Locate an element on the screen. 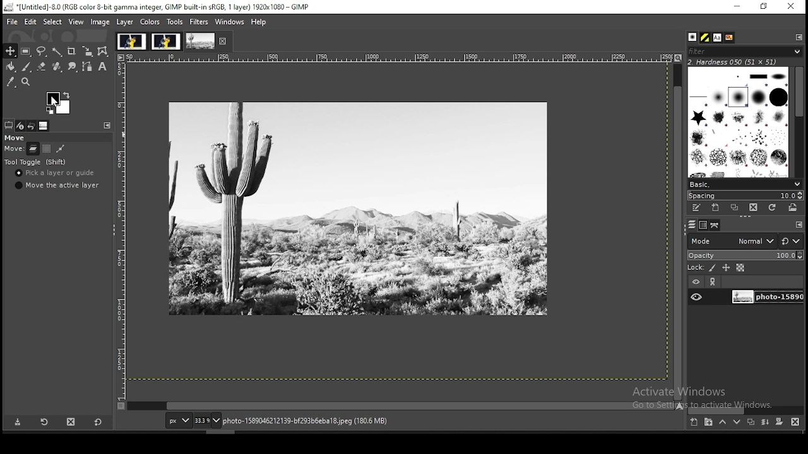 The width and height of the screenshot is (808, 454). duplicate brush is located at coordinates (734, 208).